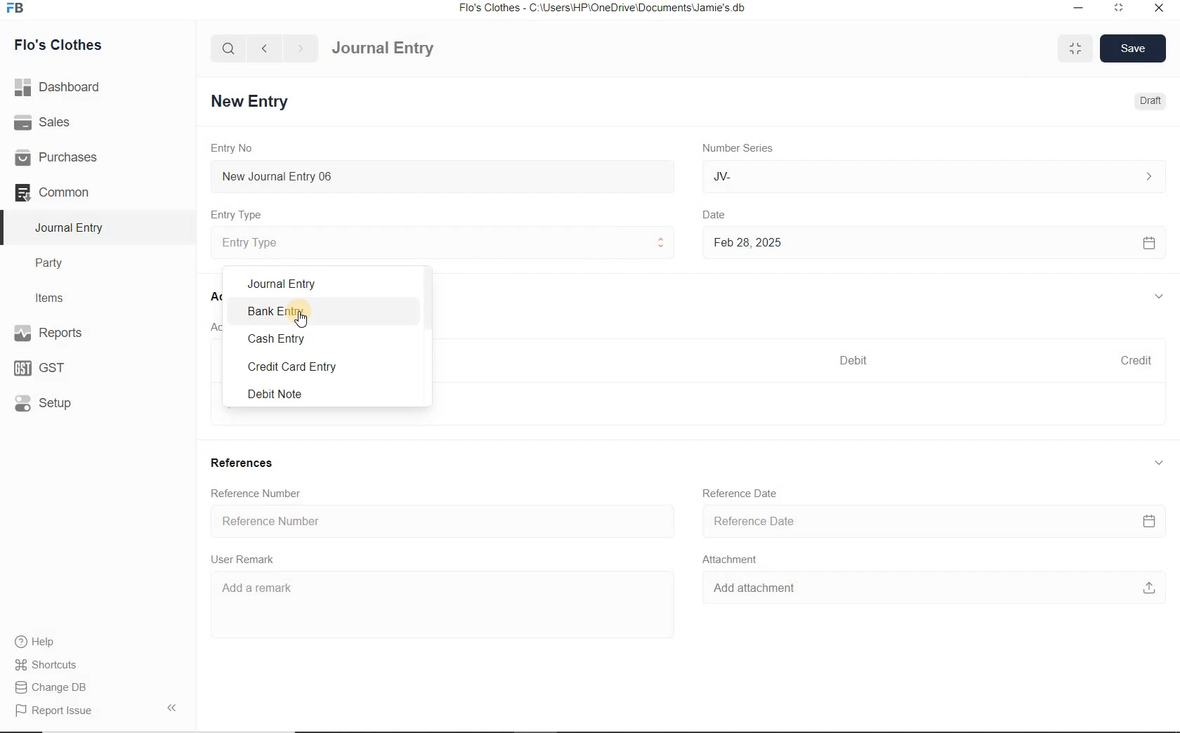  I want to click on GST, so click(46, 366).